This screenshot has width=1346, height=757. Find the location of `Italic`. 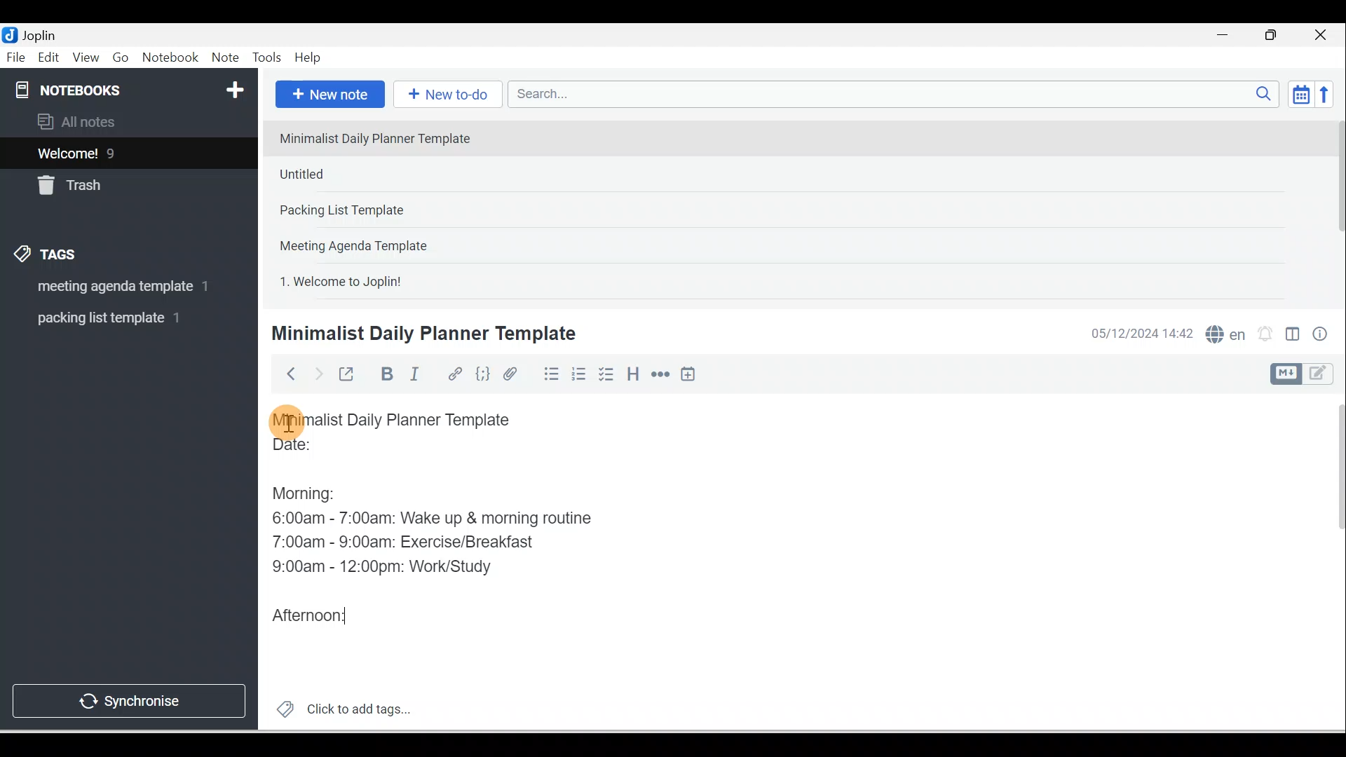

Italic is located at coordinates (417, 376).